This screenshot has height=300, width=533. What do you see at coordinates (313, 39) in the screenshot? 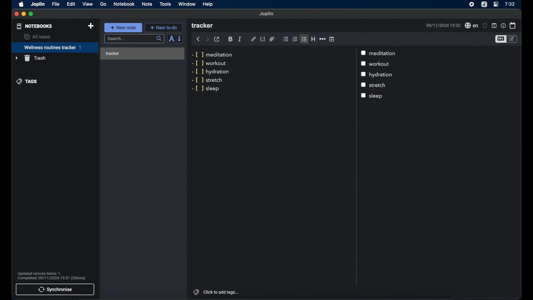
I see `heading` at bounding box center [313, 39].